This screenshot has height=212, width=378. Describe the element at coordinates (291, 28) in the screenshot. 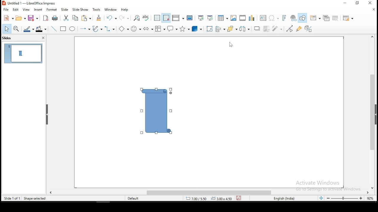

I see `toggle point edit mode` at that location.